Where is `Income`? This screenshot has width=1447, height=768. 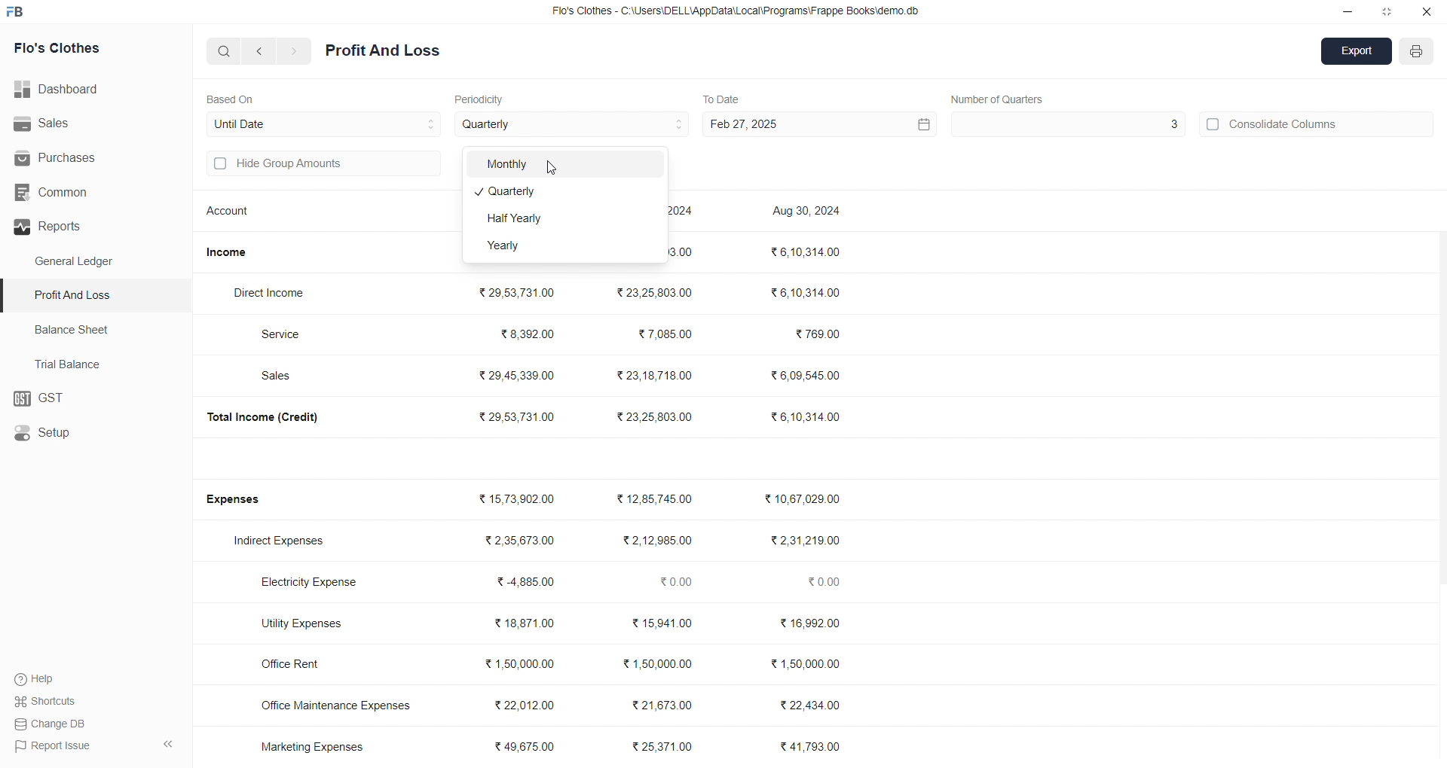
Income is located at coordinates (232, 252).